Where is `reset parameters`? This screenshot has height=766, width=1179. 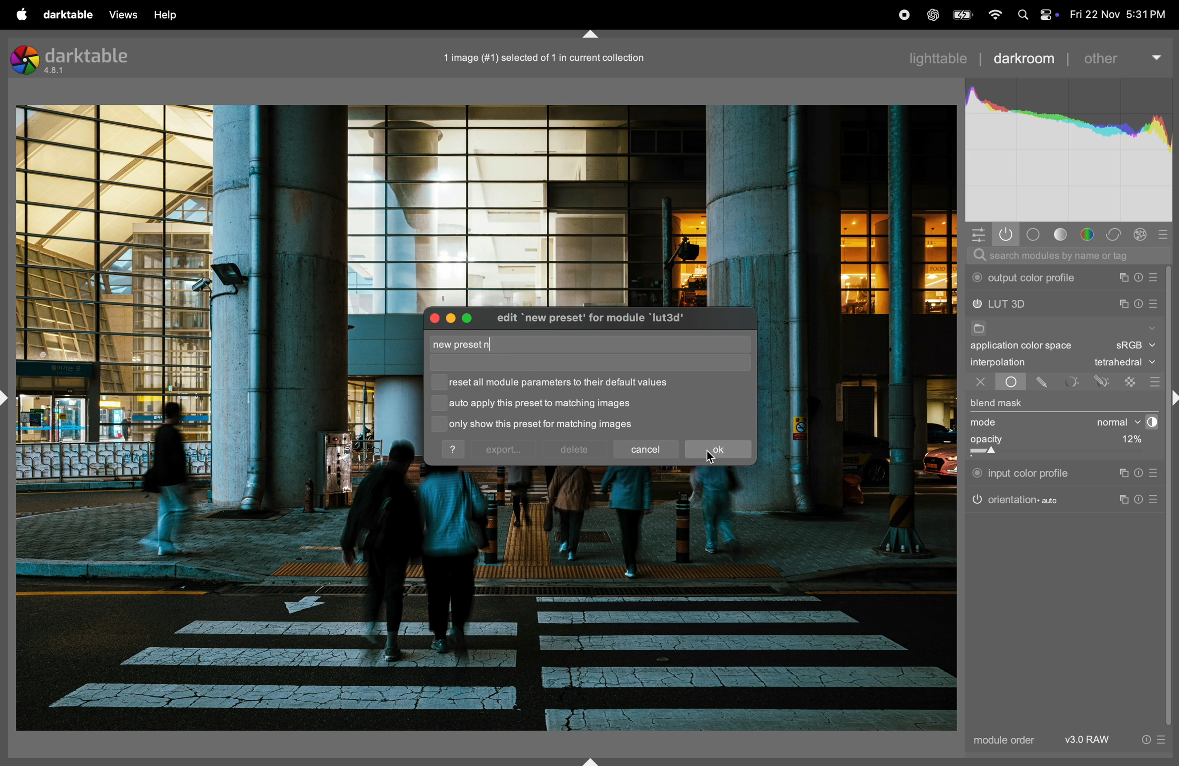 reset parameters is located at coordinates (1139, 302).